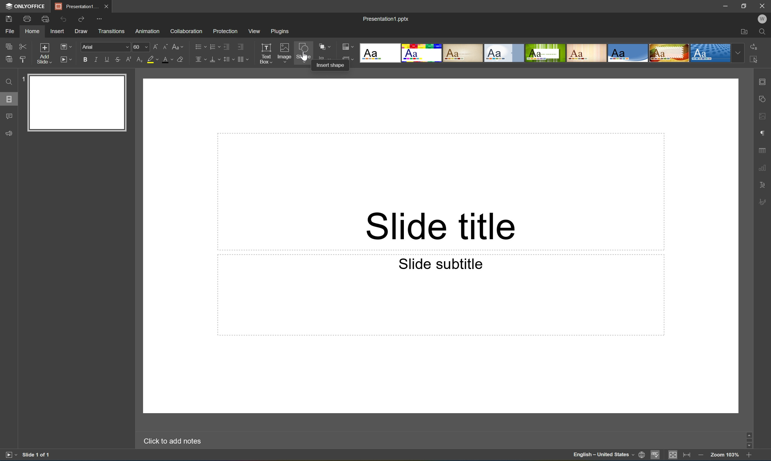 Image resolution: width=771 pixels, height=461 pixels. I want to click on Change slide layout, so click(67, 46).